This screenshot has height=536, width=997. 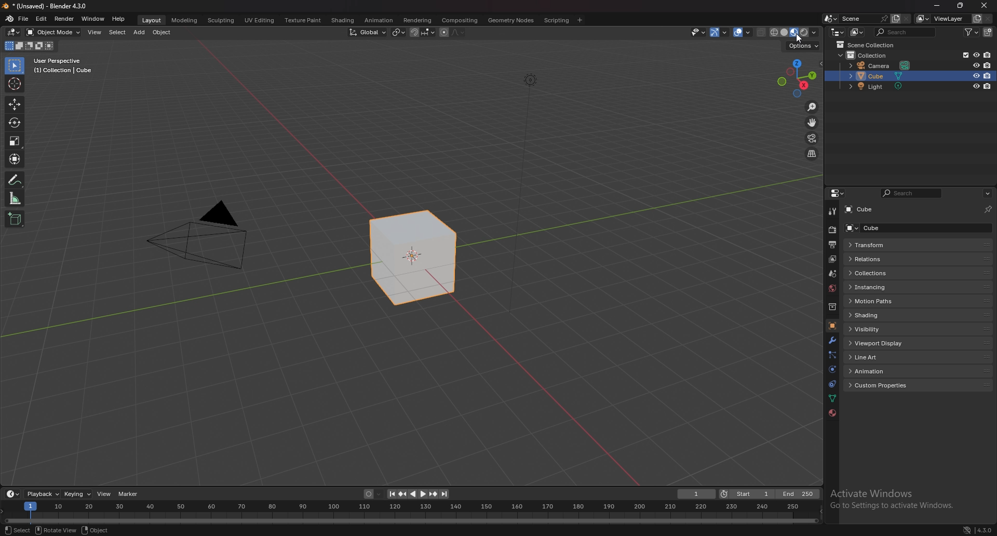 I want to click on scene collection, so click(x=866, y=45).